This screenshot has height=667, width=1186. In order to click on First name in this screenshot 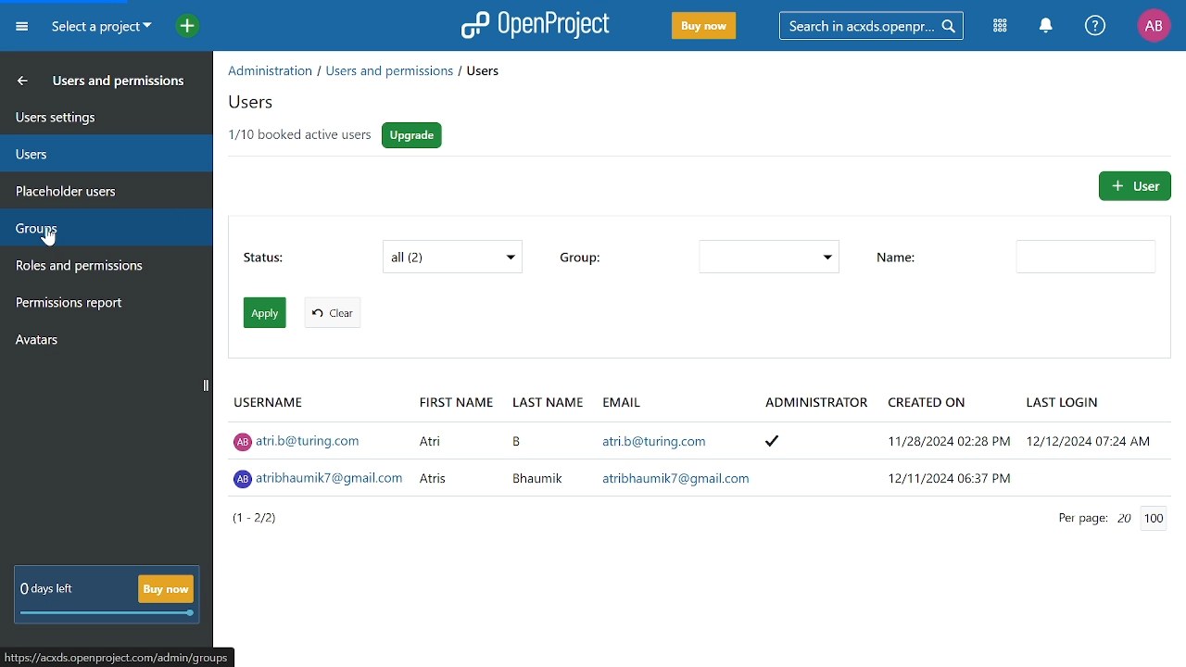, I will do `click(456, 401)`.